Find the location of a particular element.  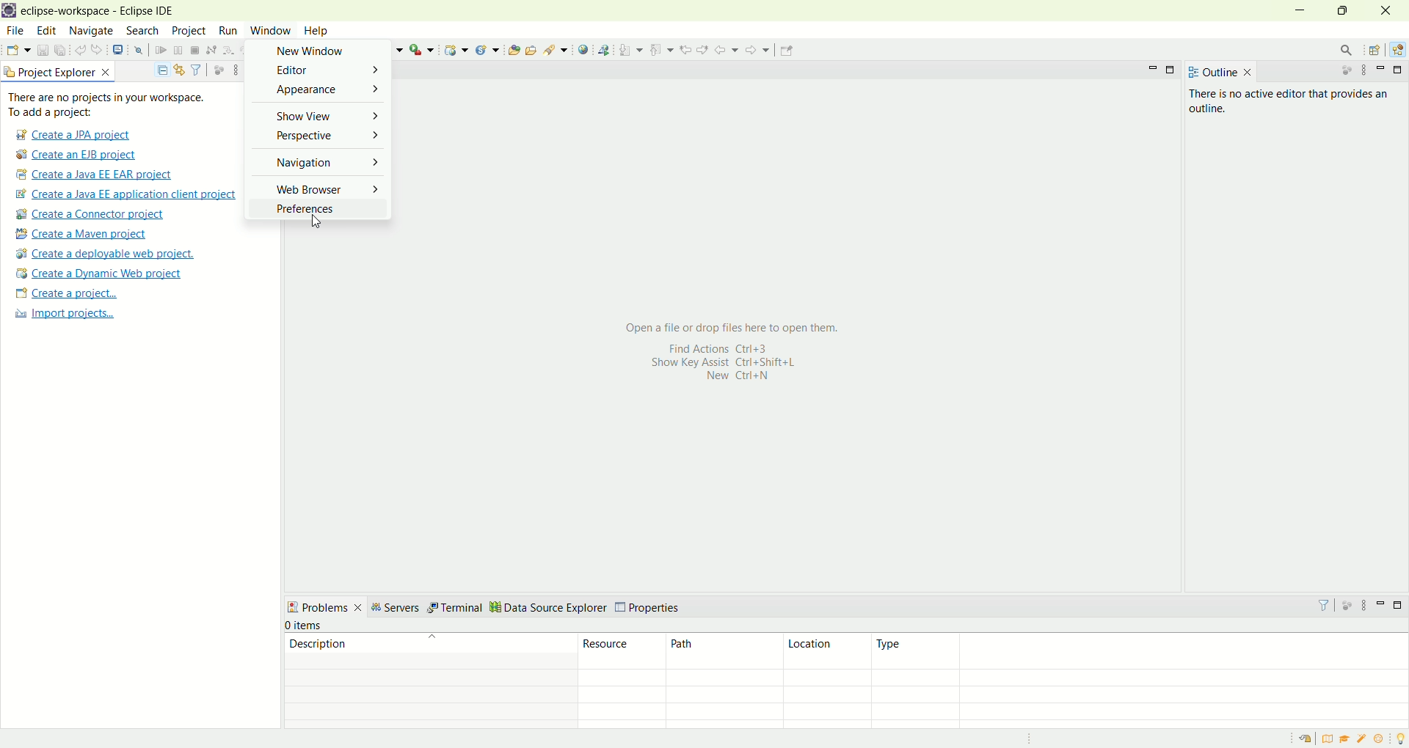

suspend is located at coordinates (178, 51).